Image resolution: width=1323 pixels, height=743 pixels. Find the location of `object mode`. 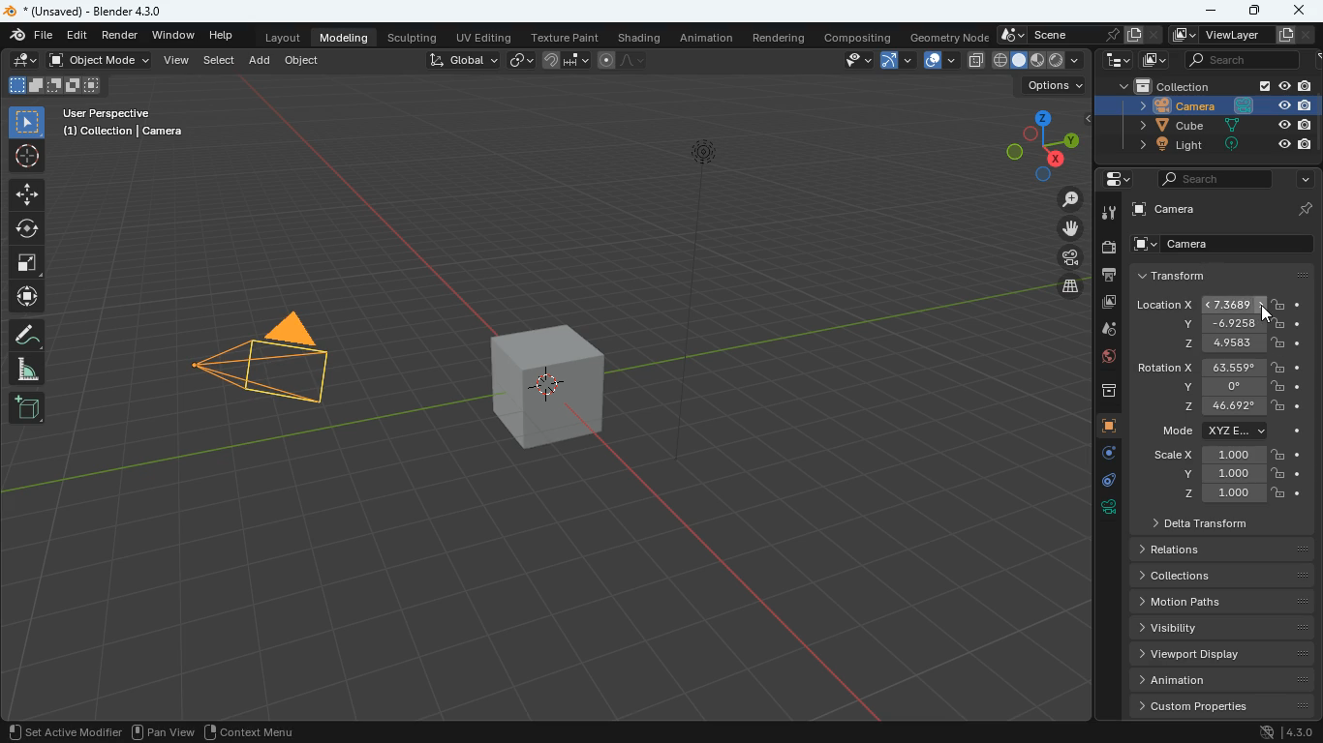

object mode is located at coordinates (100, 61).